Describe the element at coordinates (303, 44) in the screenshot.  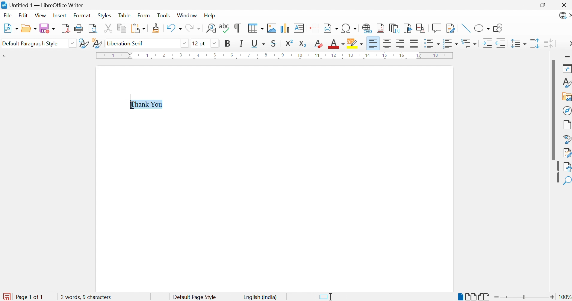
I see `Subscript` at that location.